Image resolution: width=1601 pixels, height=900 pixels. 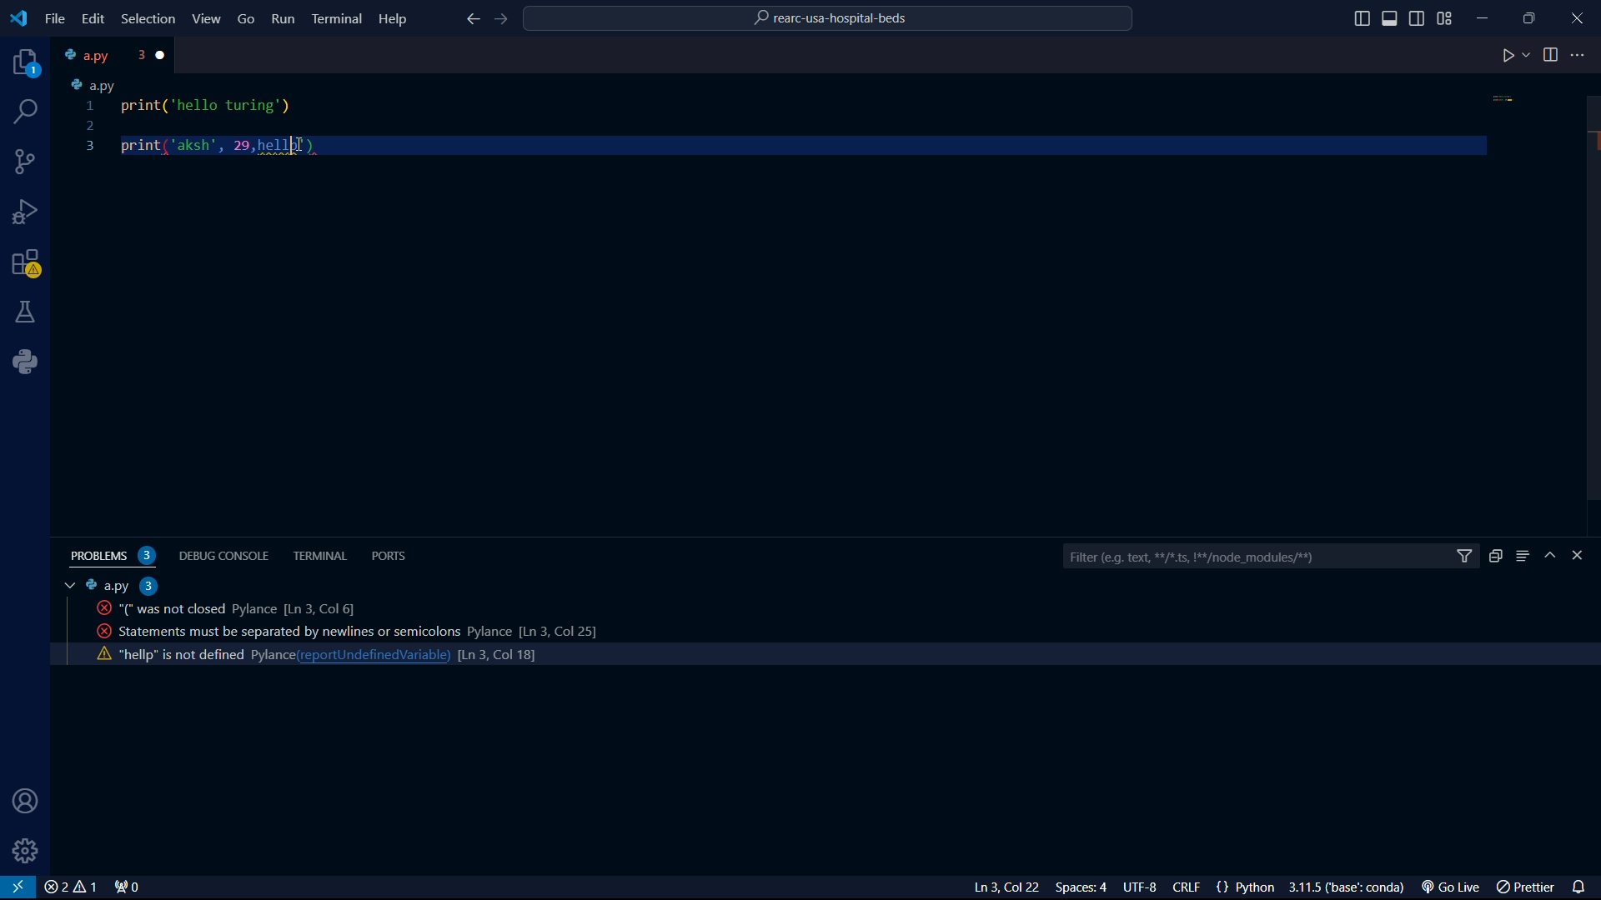 I want to click on Selection, so click(x=151, y=20).